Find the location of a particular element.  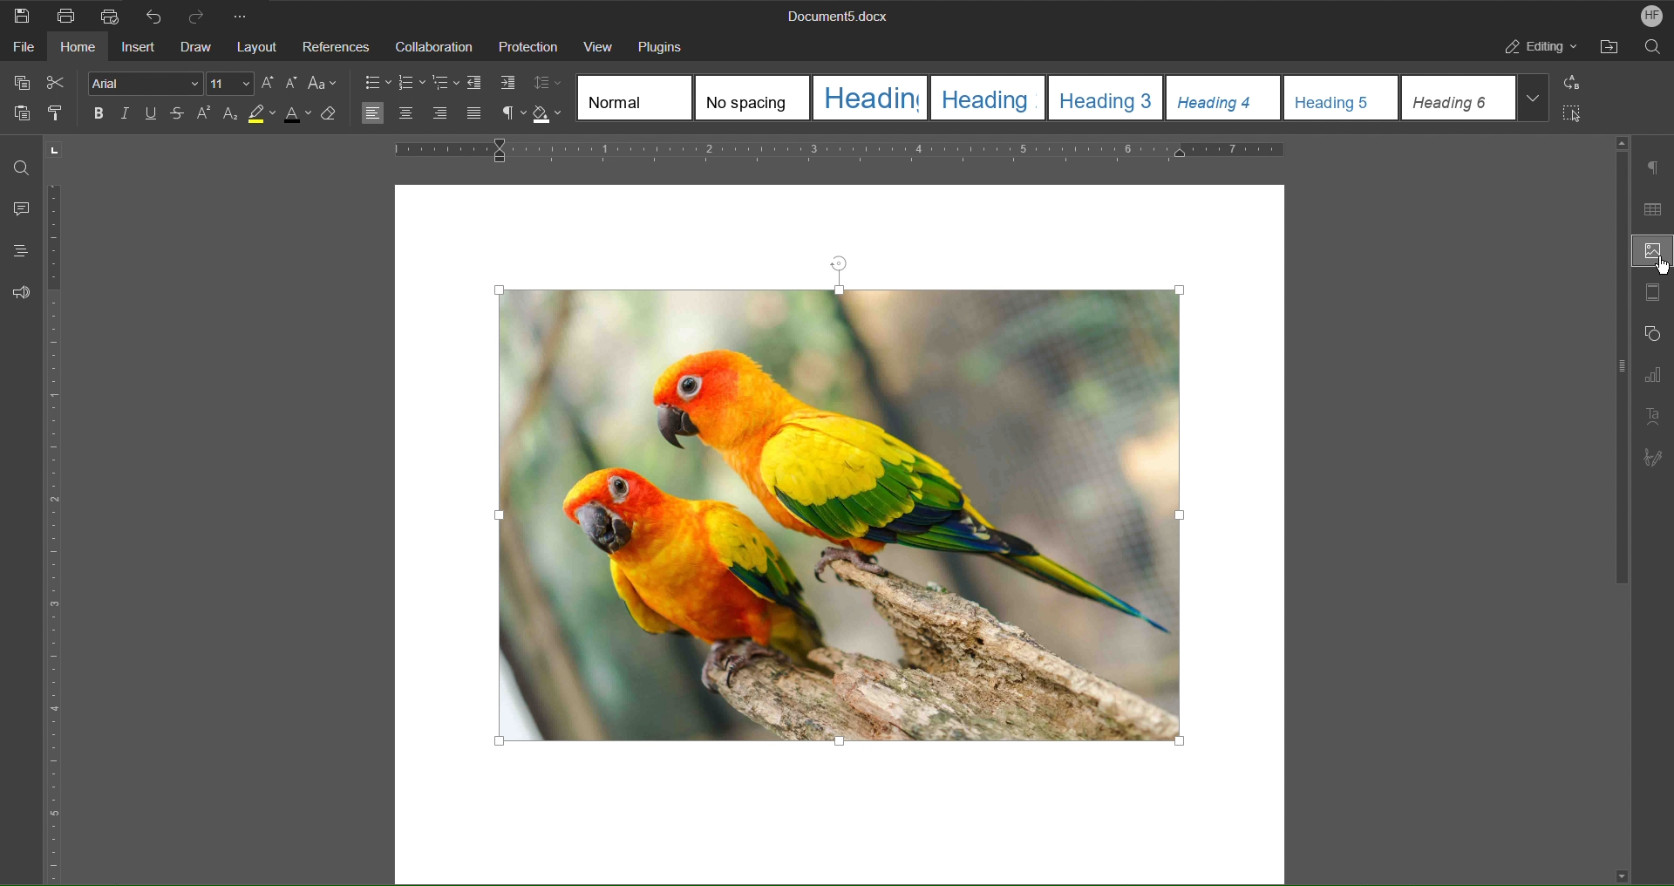

File is located at coordinates (19, 50).